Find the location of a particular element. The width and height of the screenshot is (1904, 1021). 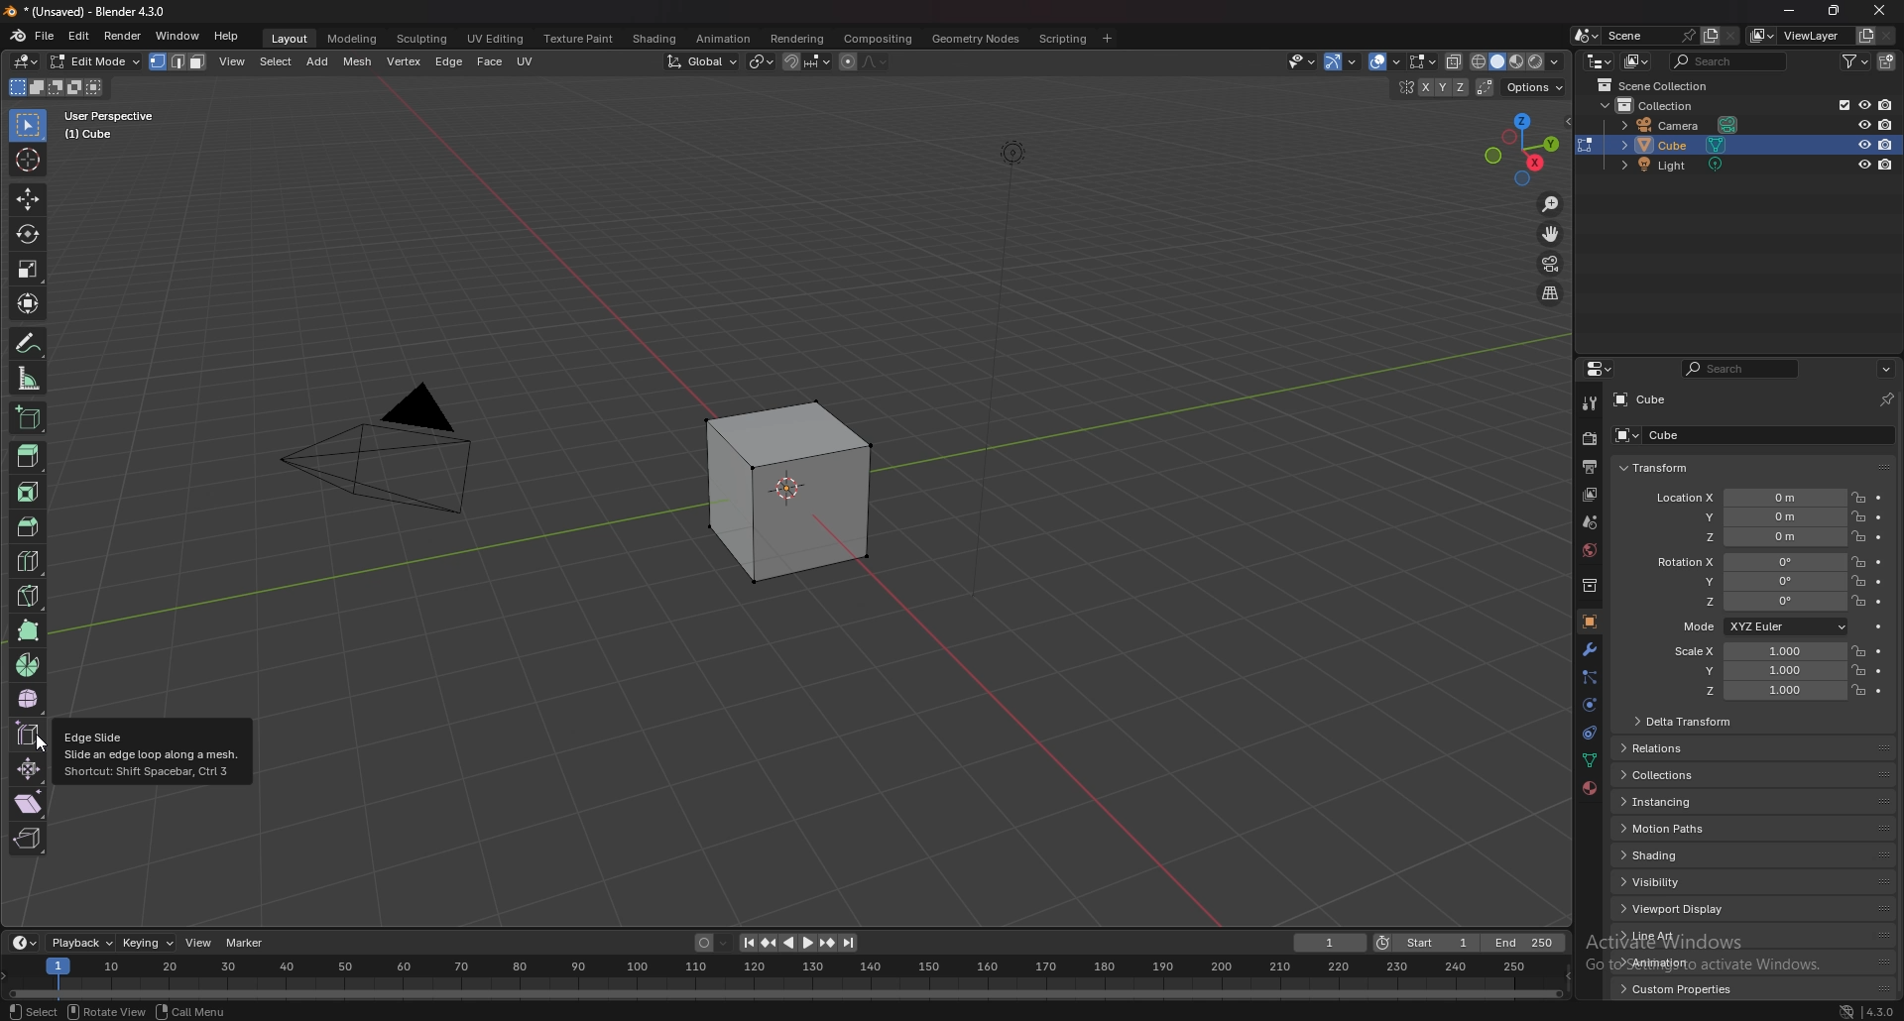

visibility is located at coordinates (1659, 881).